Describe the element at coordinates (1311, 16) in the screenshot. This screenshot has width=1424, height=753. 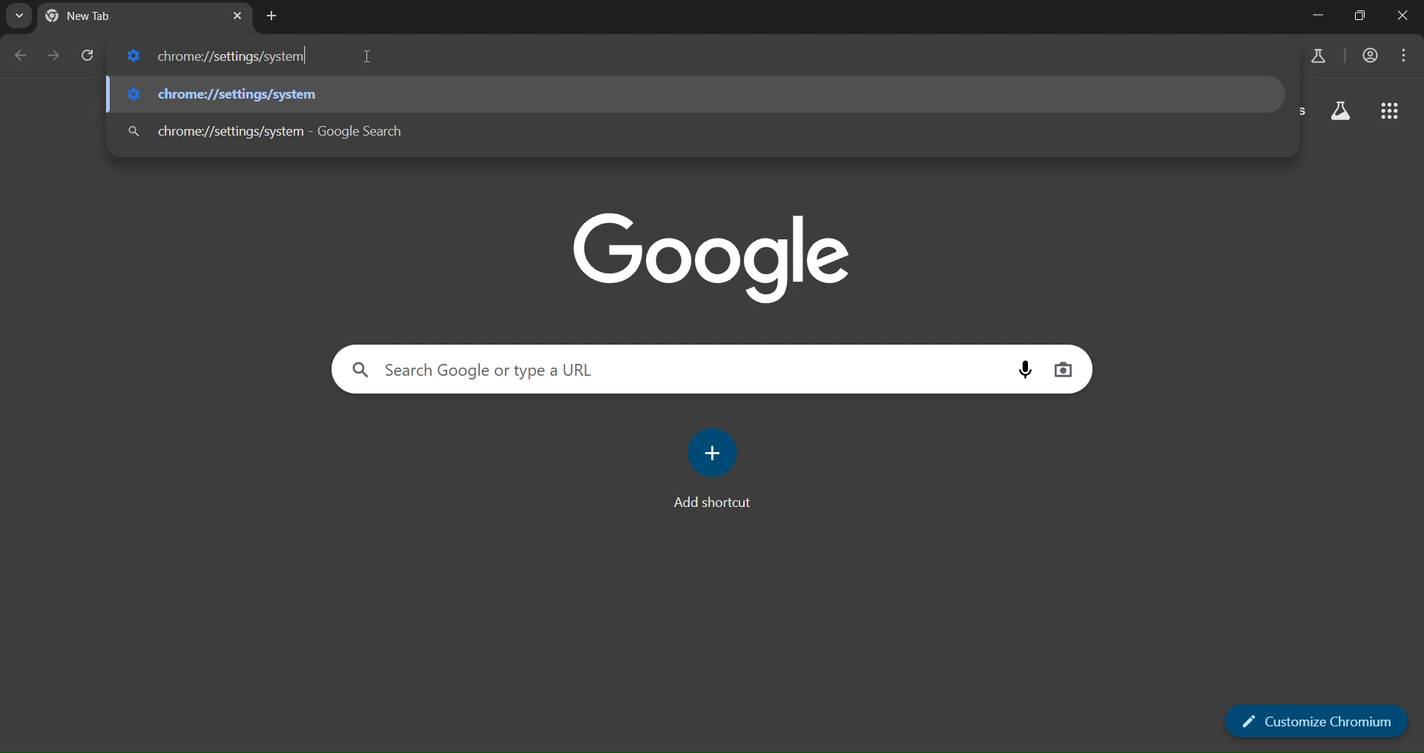
I see `minimize` at that location.